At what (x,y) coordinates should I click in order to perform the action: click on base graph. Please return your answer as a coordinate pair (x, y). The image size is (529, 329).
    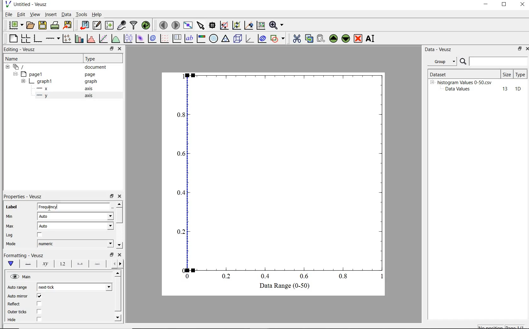
    Looking at the image, I should click on (38, 38).